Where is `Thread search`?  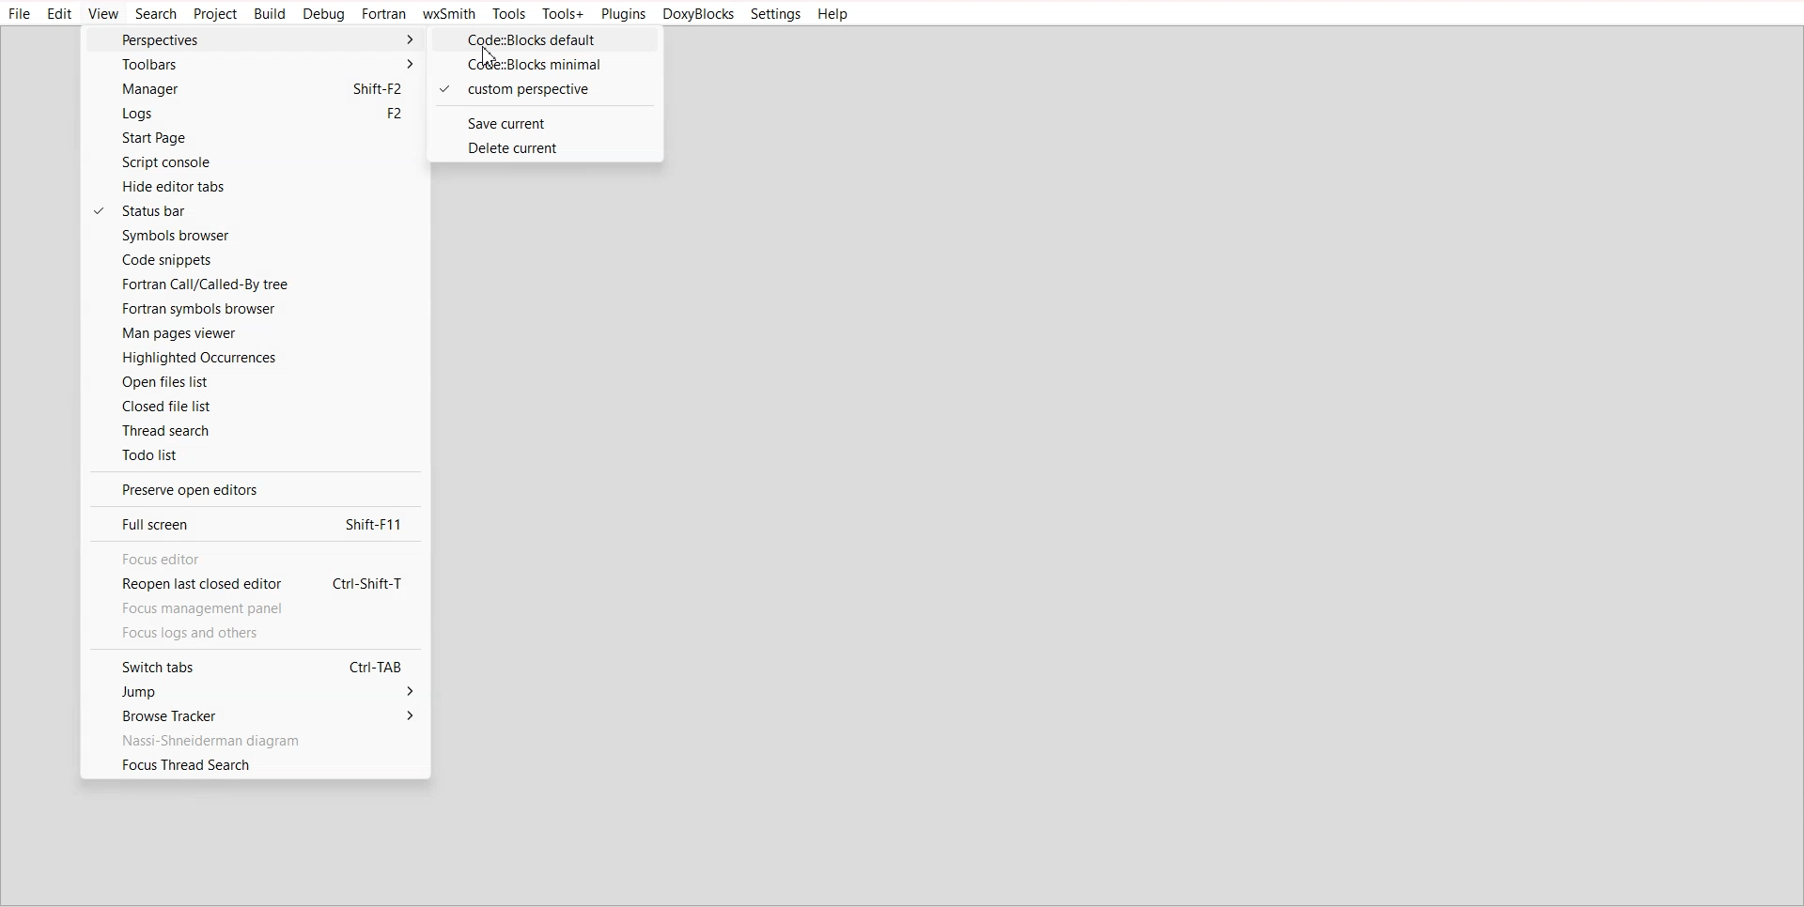 Thread search is located at coordinates (256, 429).